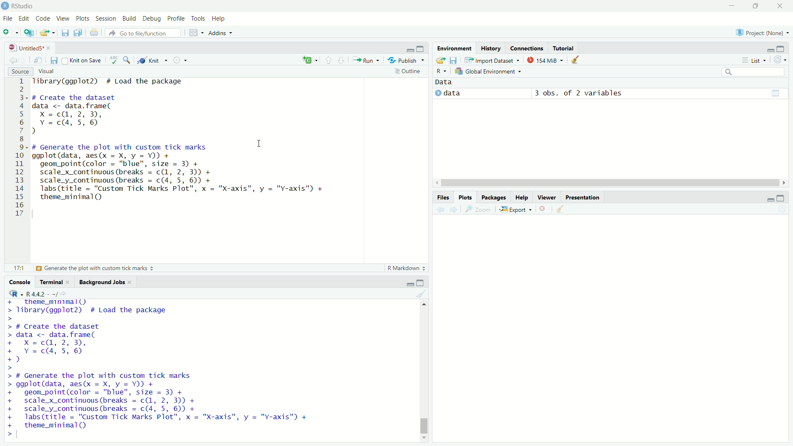 The height and width of the screenshot is (446, 793). What do you see at coordinates (440, 60) in the screenshot?
I see `load workspace` at bounding box center [440, 60].